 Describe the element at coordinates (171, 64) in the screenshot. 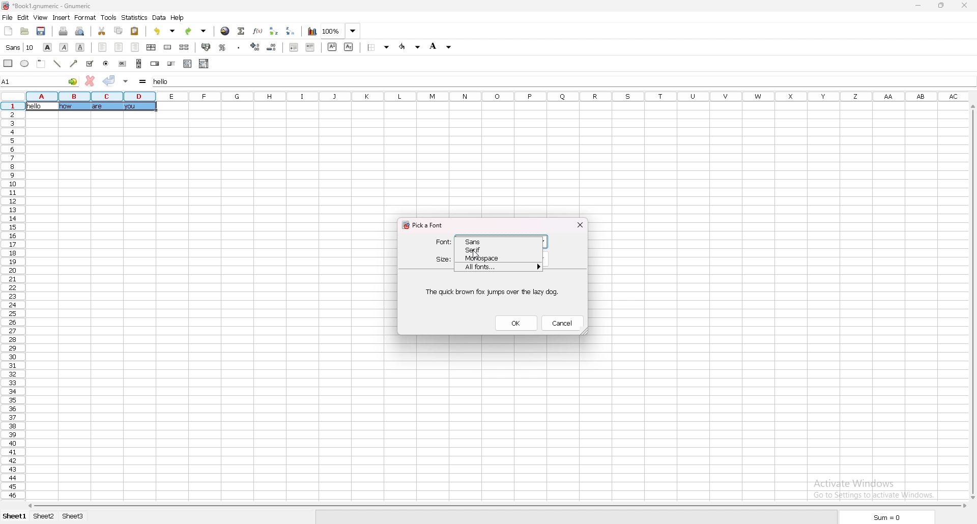

I see `slider` at that location.